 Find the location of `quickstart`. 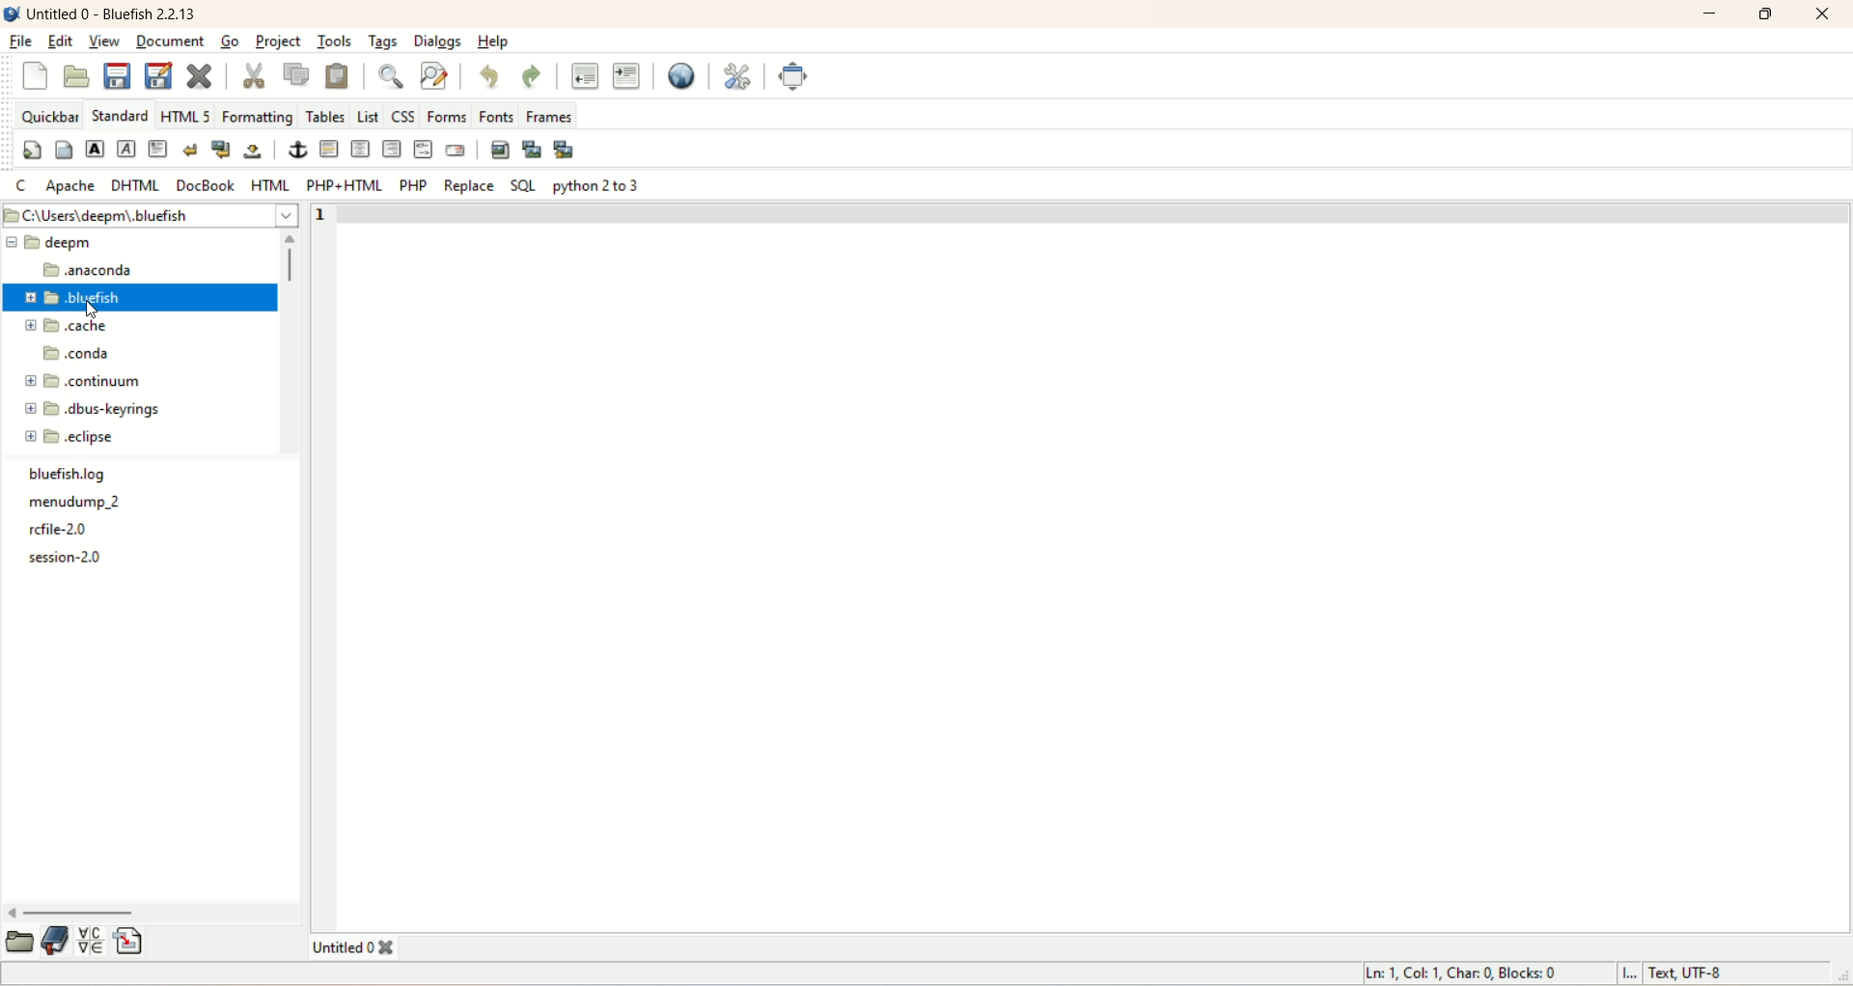

quickstart is located at coordinates (31, 149).